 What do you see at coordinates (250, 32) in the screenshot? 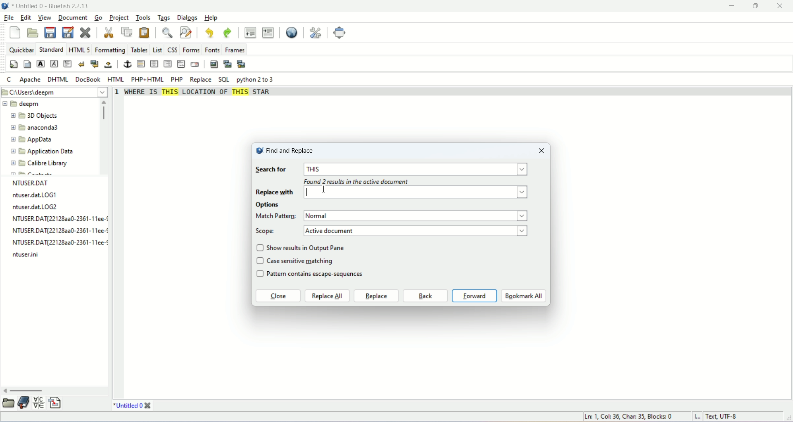
I see `unindent` at bounding box center [250, 32].